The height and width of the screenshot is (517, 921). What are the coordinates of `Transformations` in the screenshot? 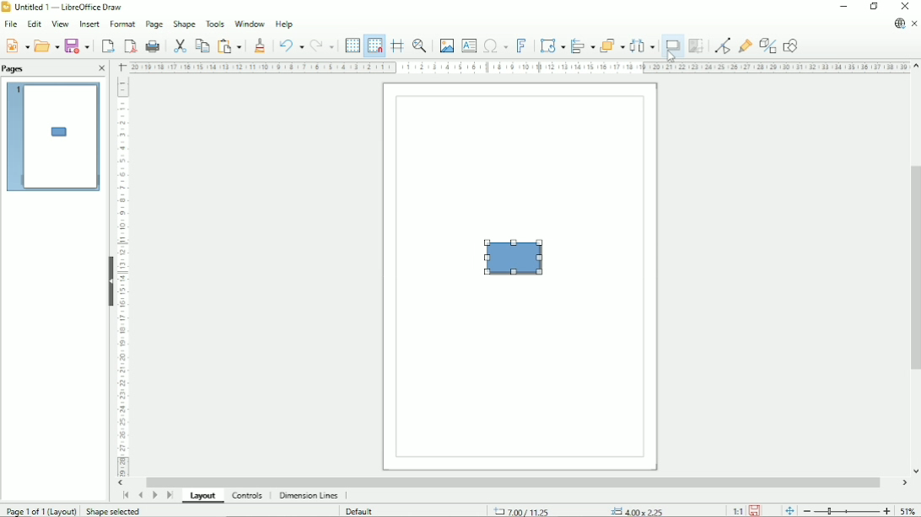 It's located at (551, 45).